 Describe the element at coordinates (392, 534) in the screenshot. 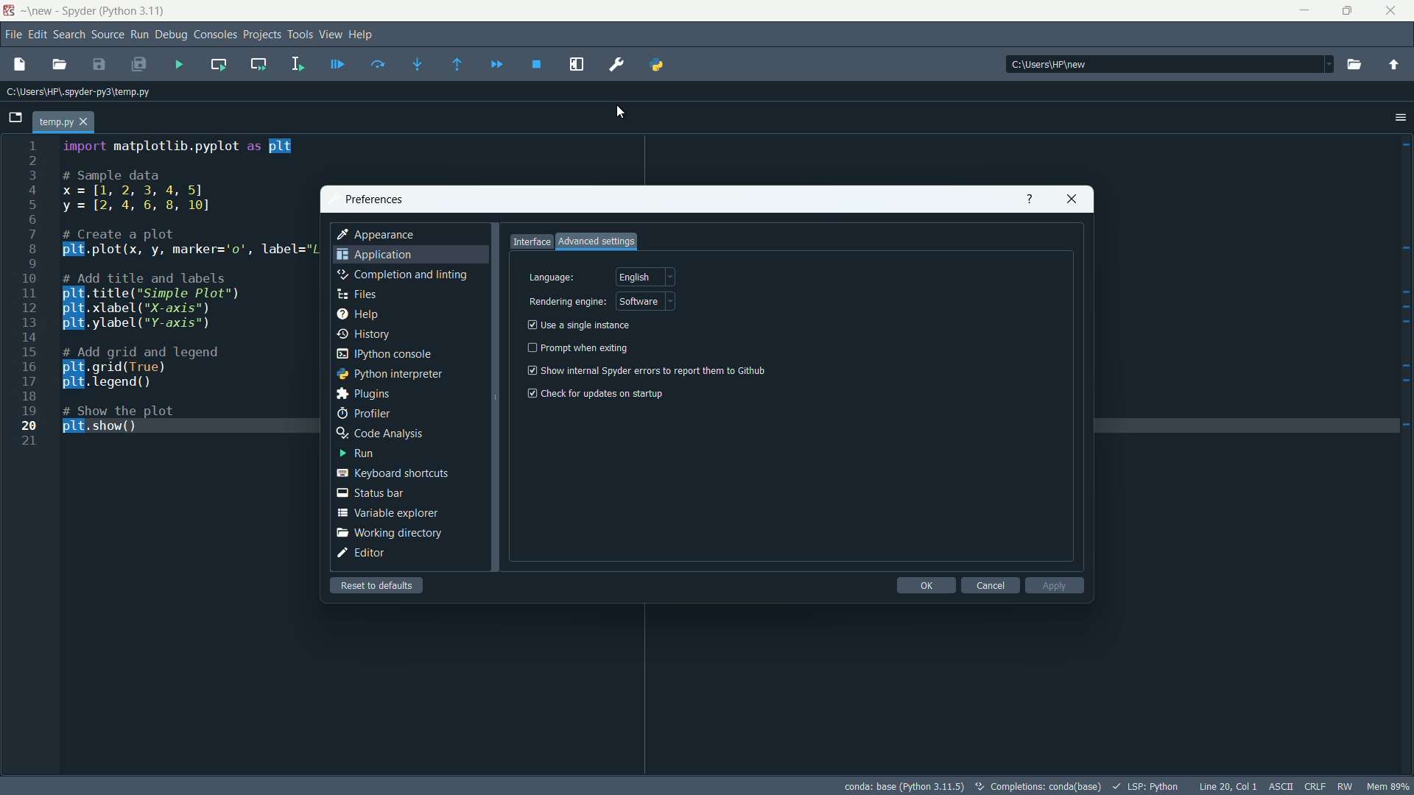

I see `working directory` at that location.